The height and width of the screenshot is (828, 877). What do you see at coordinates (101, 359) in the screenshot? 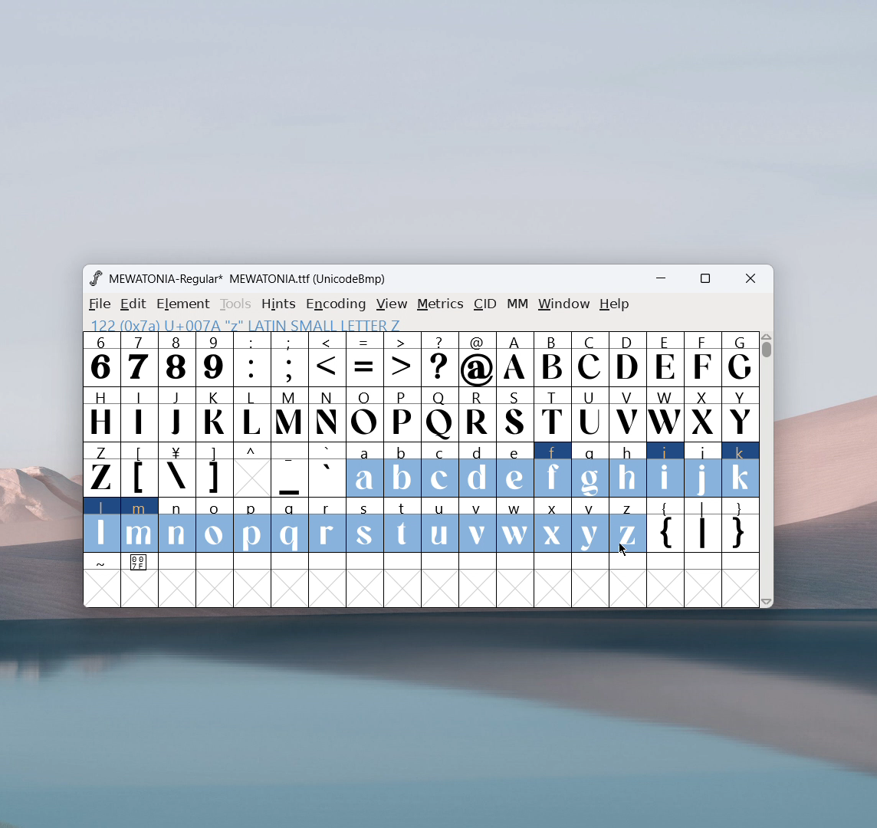
I see `6` at bounding box center [101, 359].